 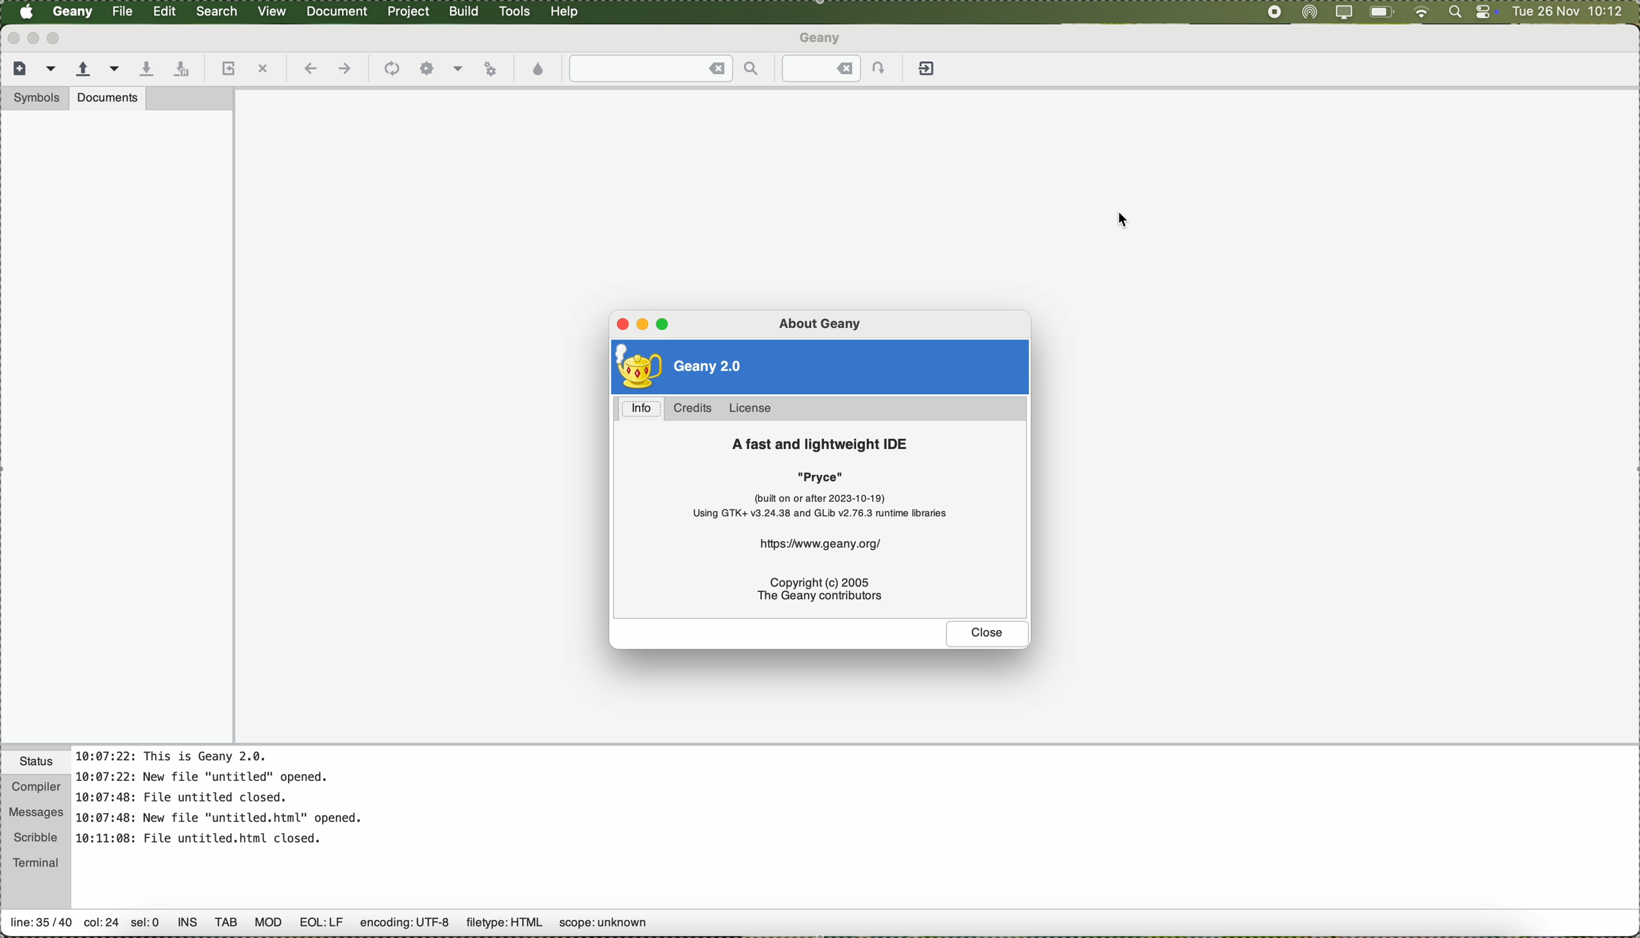 I want to click on side bar, so click(x=118, y=428).